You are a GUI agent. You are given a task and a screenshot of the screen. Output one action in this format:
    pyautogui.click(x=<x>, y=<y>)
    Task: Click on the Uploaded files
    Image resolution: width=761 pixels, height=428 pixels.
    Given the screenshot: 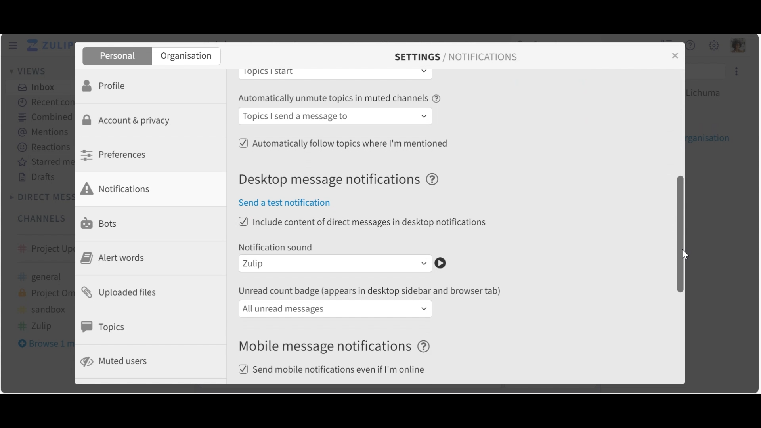 What is the action you would take?
    pyautogui.click(x=123, y=292)
    